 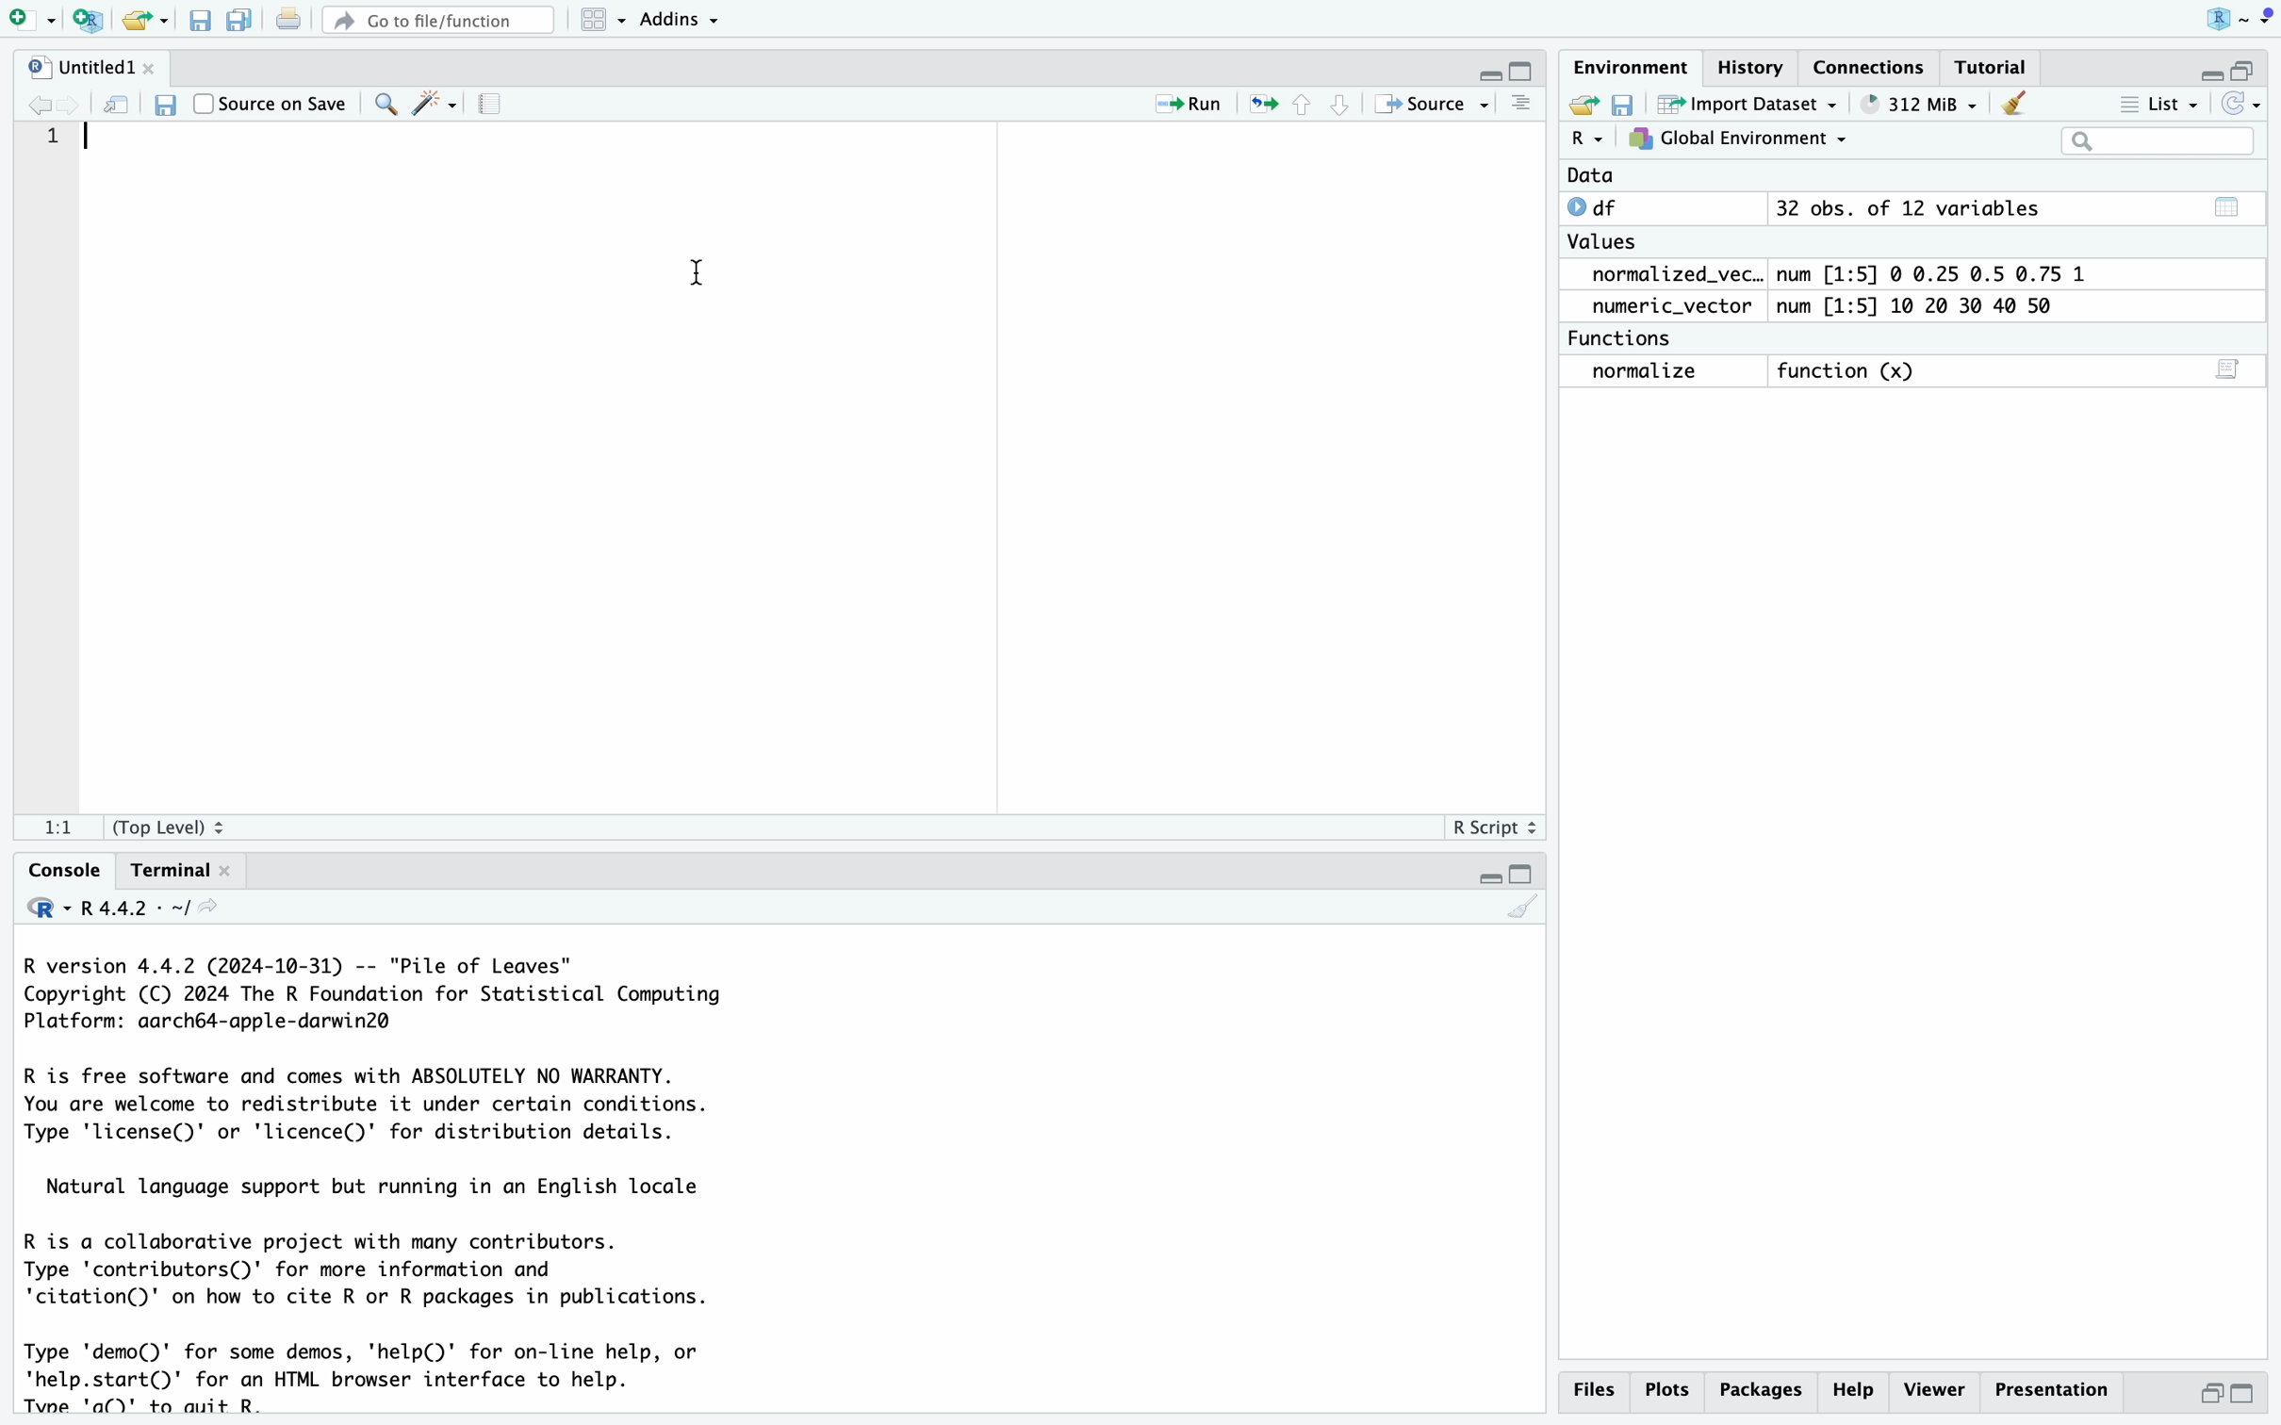 What do you see at coordinates (1587, 139) in the screenshot?
I see `R ` at bounding box center [1587, 139].